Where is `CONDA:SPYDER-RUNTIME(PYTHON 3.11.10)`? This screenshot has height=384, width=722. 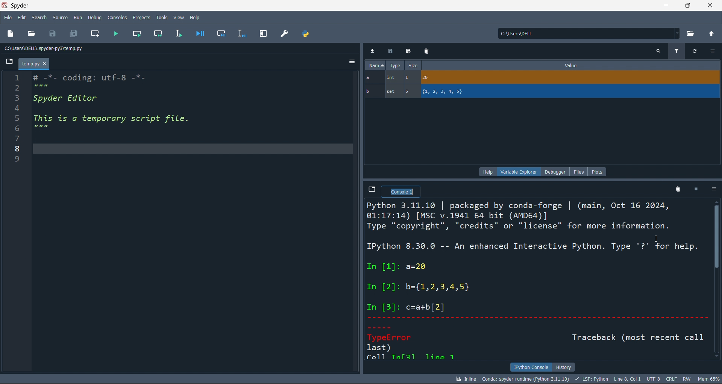 CONDA:SPYDER-RUNTIME(PYTHON 3.11.10) is located at coordinates (525, 378).